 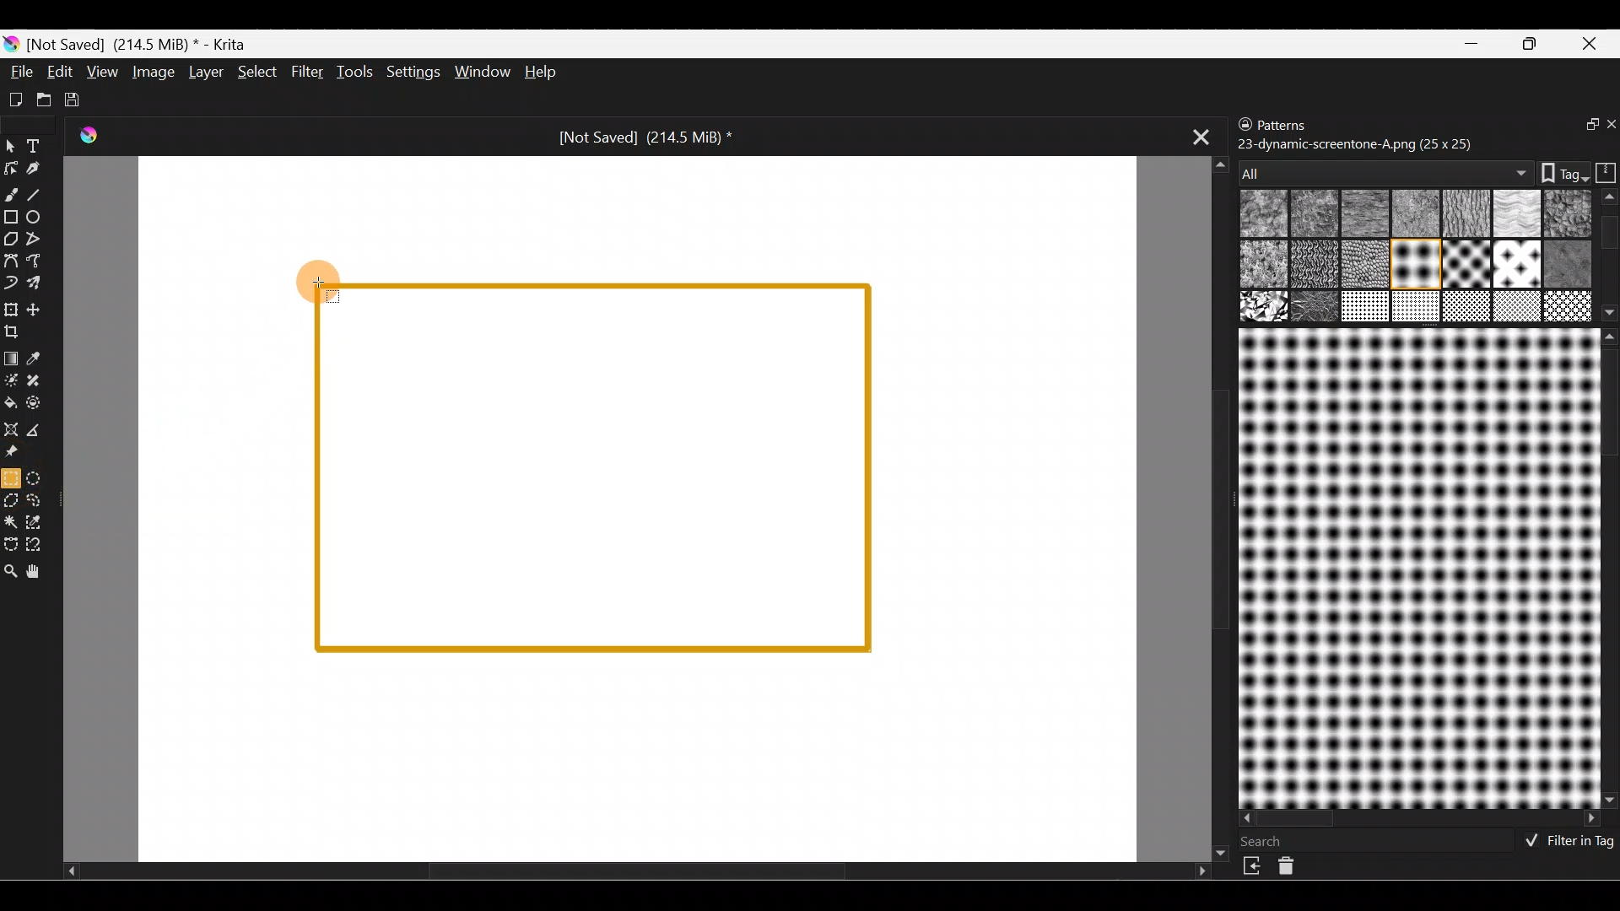 What do you see at coordinates (59, 73) in the screenshot?
I see `Edit` at bounding box center [59, 73].